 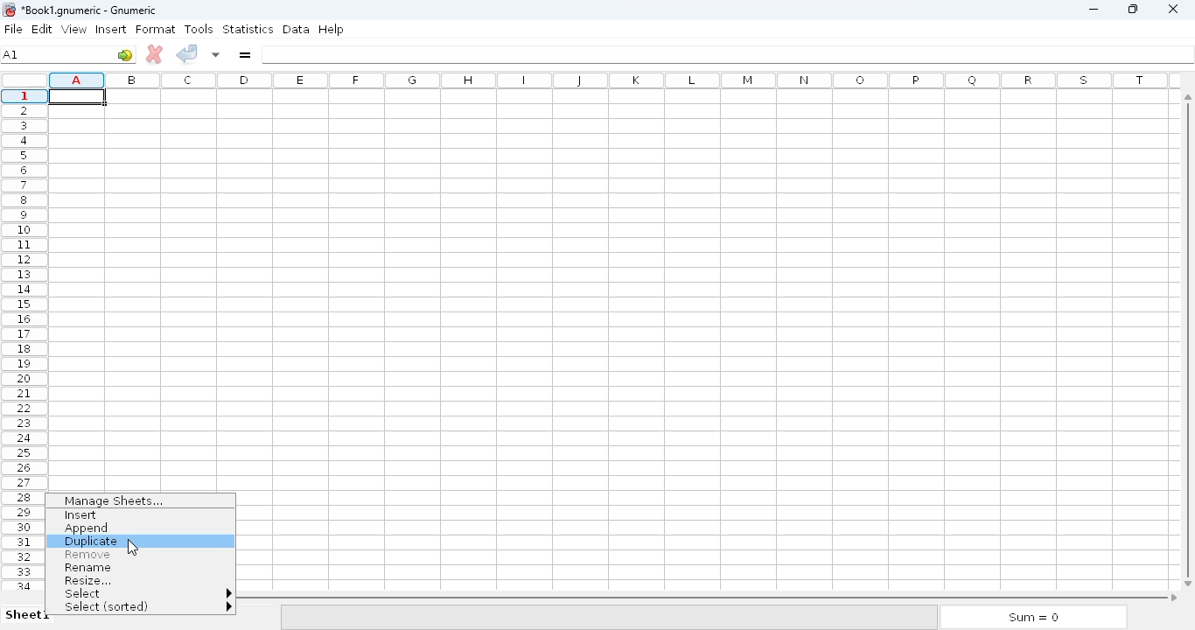 I want to click on accept change, so click(x=187, y=53).